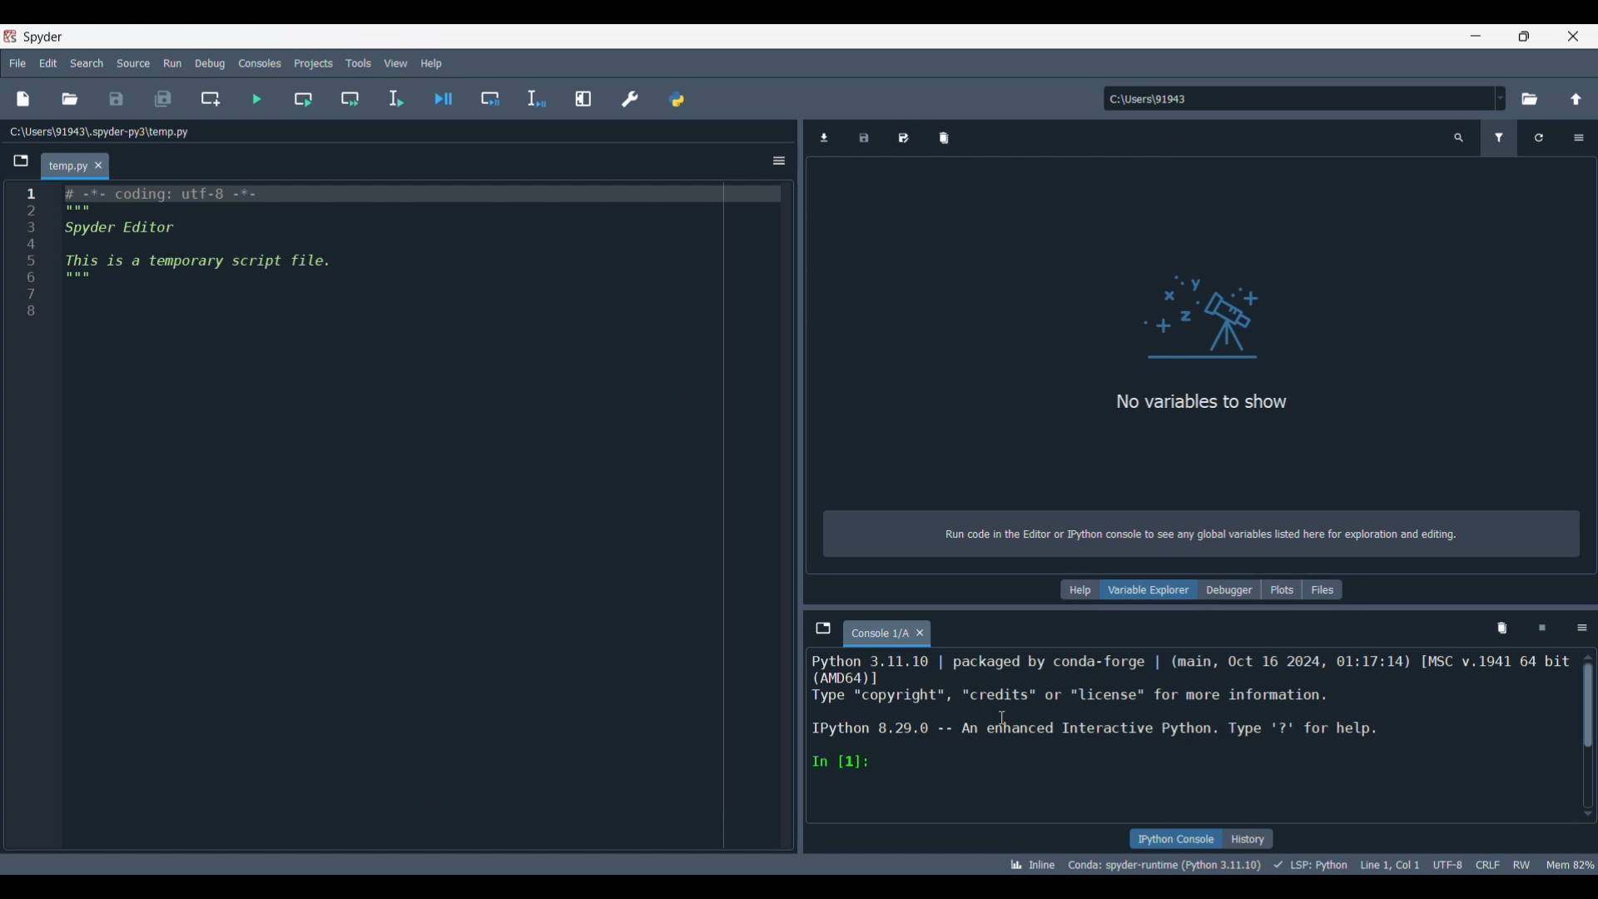 The width and height of the screenshot is (1598, 899). I want to click on Panel logo and text, so click(1202, 414).